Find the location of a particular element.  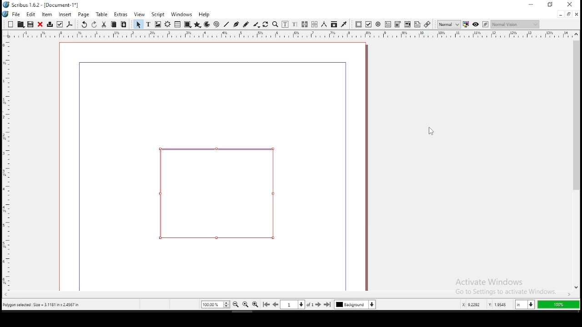

file is located at coordinates (12, 14).